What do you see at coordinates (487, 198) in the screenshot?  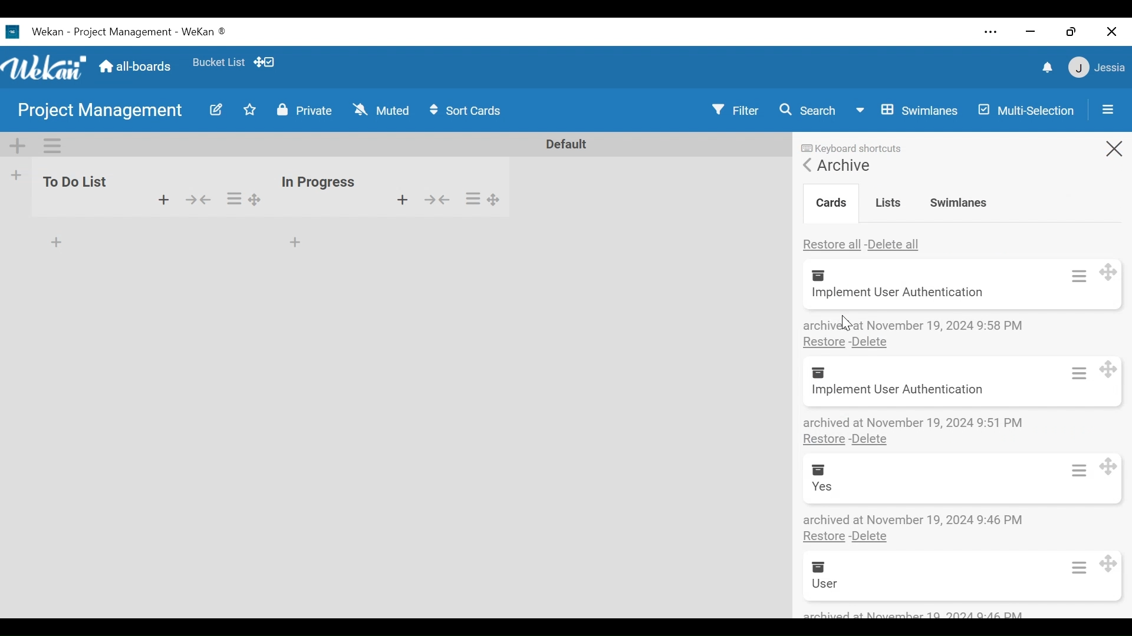 I see `options` at bounding box center [487, 198].